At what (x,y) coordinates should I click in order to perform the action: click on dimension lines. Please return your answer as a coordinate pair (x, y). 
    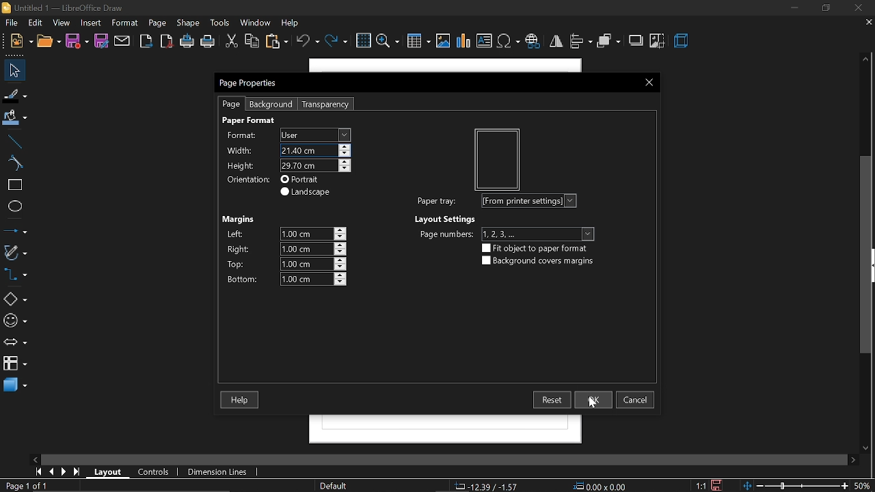
    Looking at the image, I should click on (216, 471).